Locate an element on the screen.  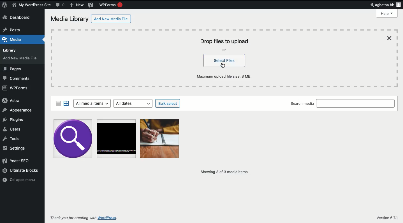
Pages is located at coordinates (13, 69).